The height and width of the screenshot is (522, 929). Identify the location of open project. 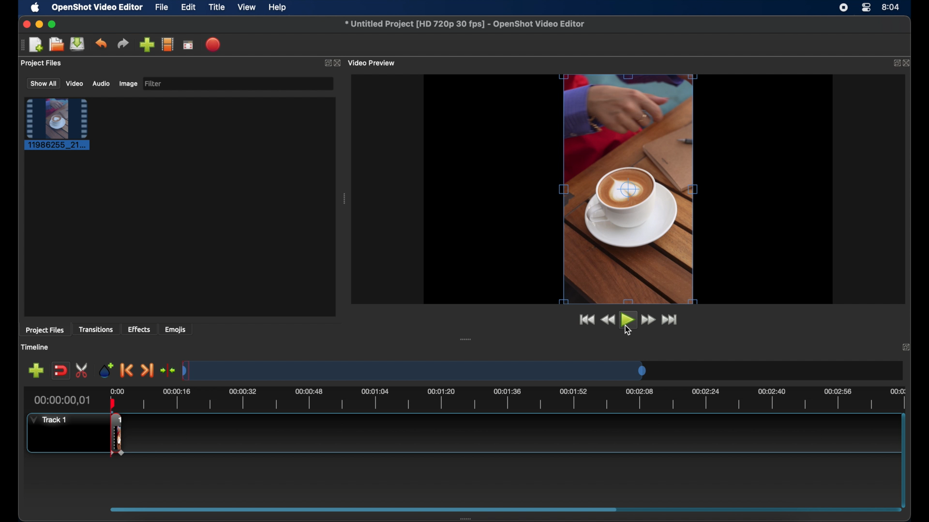
(56, 44).